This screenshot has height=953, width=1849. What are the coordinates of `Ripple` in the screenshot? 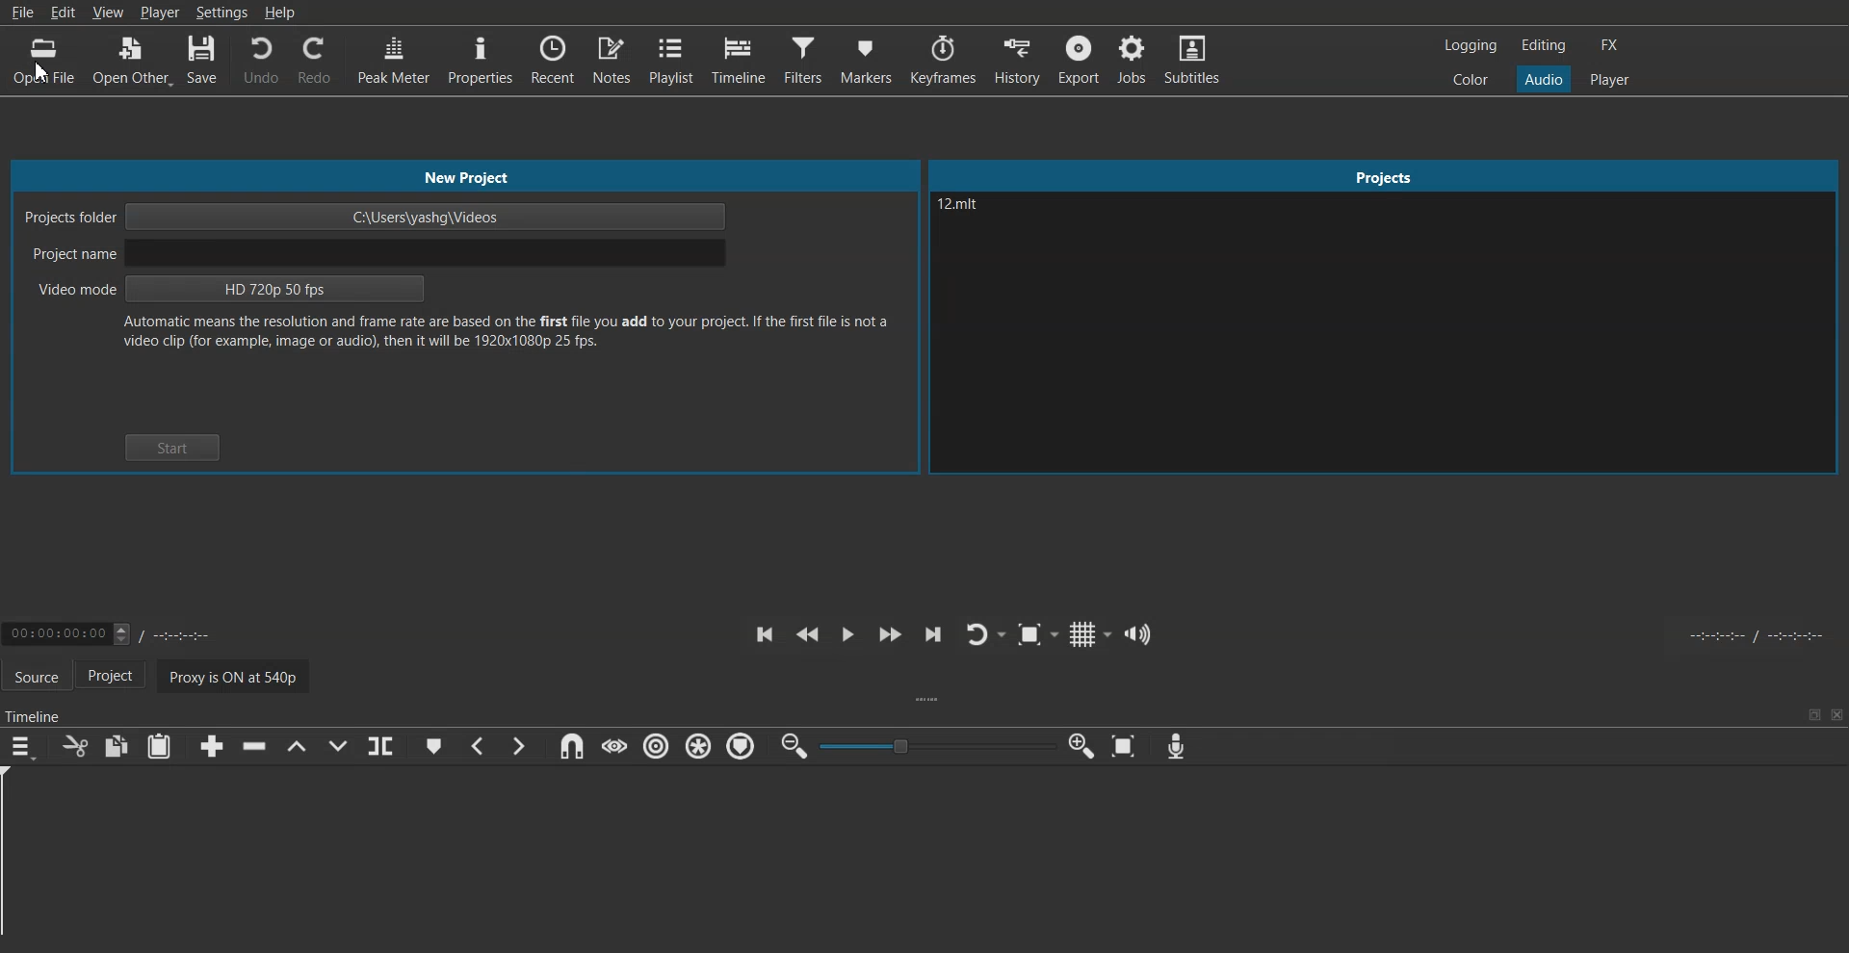 It's located at (659, 747).